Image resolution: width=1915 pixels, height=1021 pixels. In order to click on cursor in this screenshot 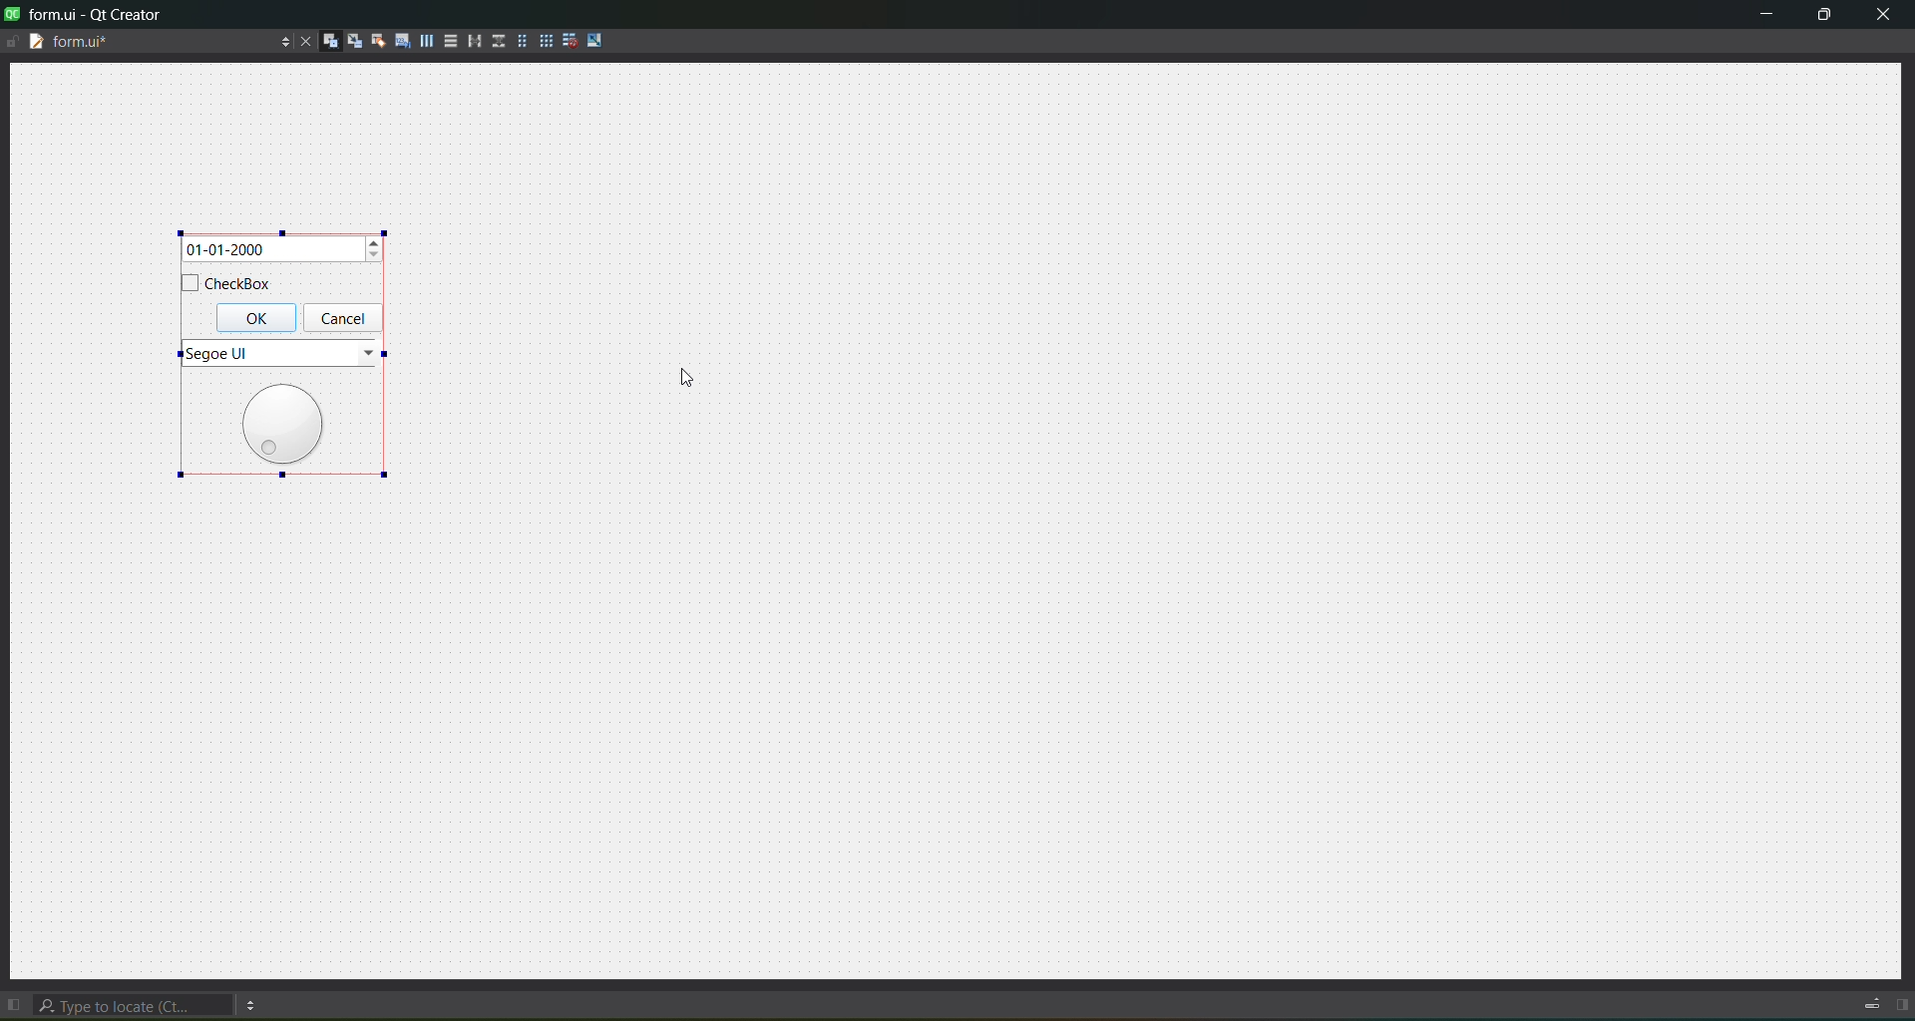, I will do `click(681, 390)`.